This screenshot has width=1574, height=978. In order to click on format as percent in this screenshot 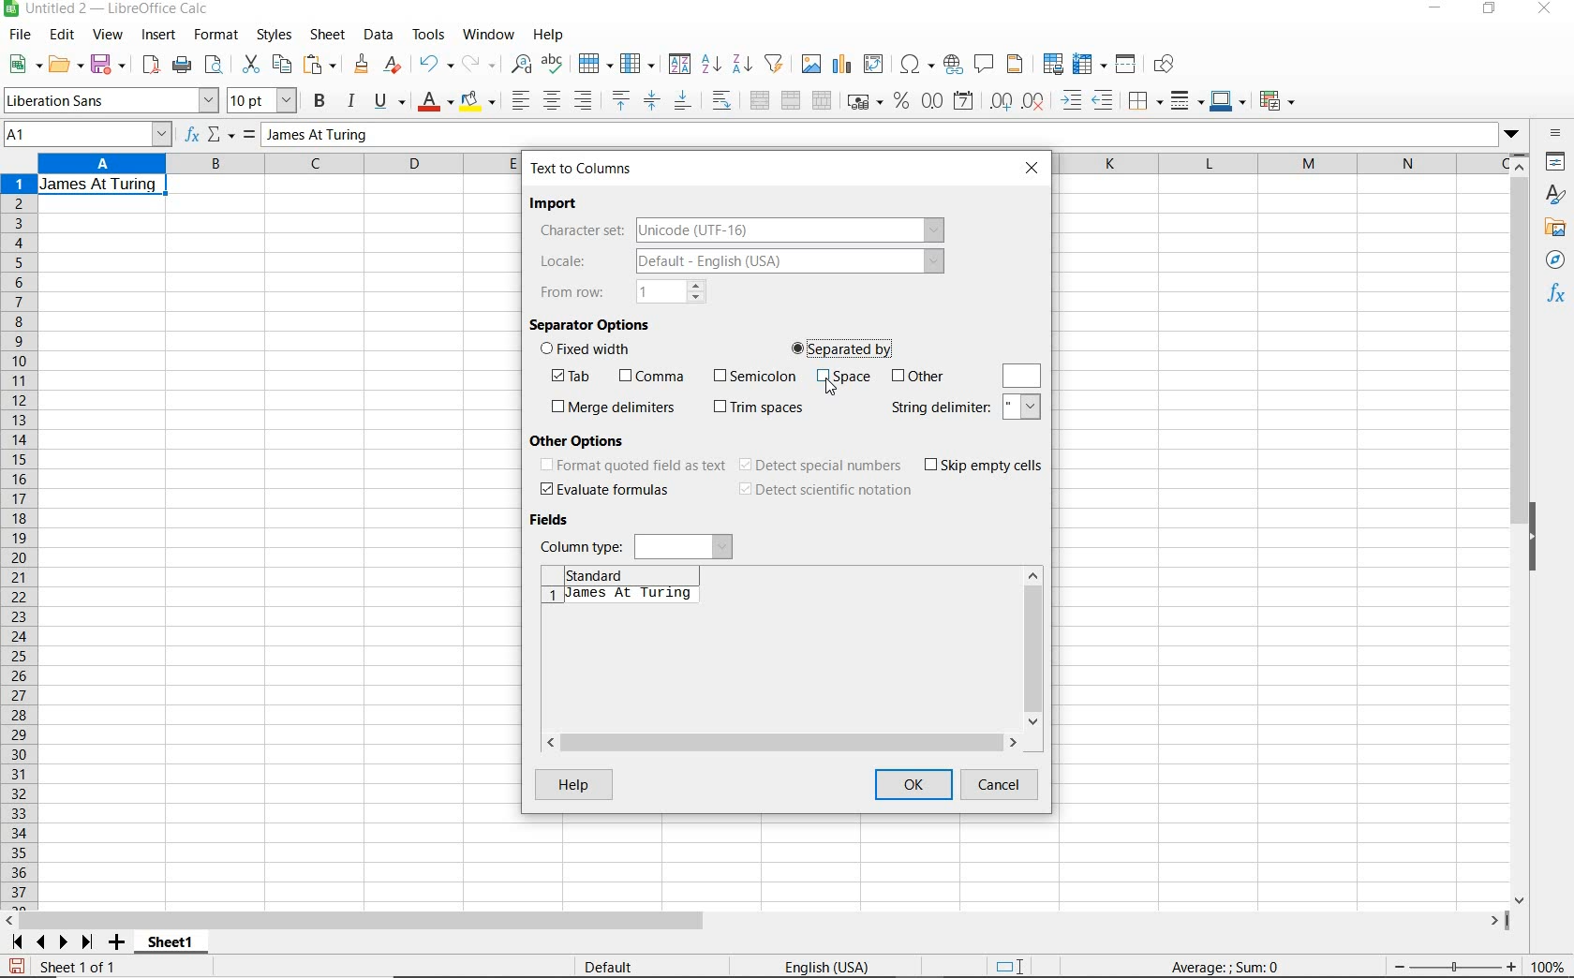, I will do `click(900, 102)`.